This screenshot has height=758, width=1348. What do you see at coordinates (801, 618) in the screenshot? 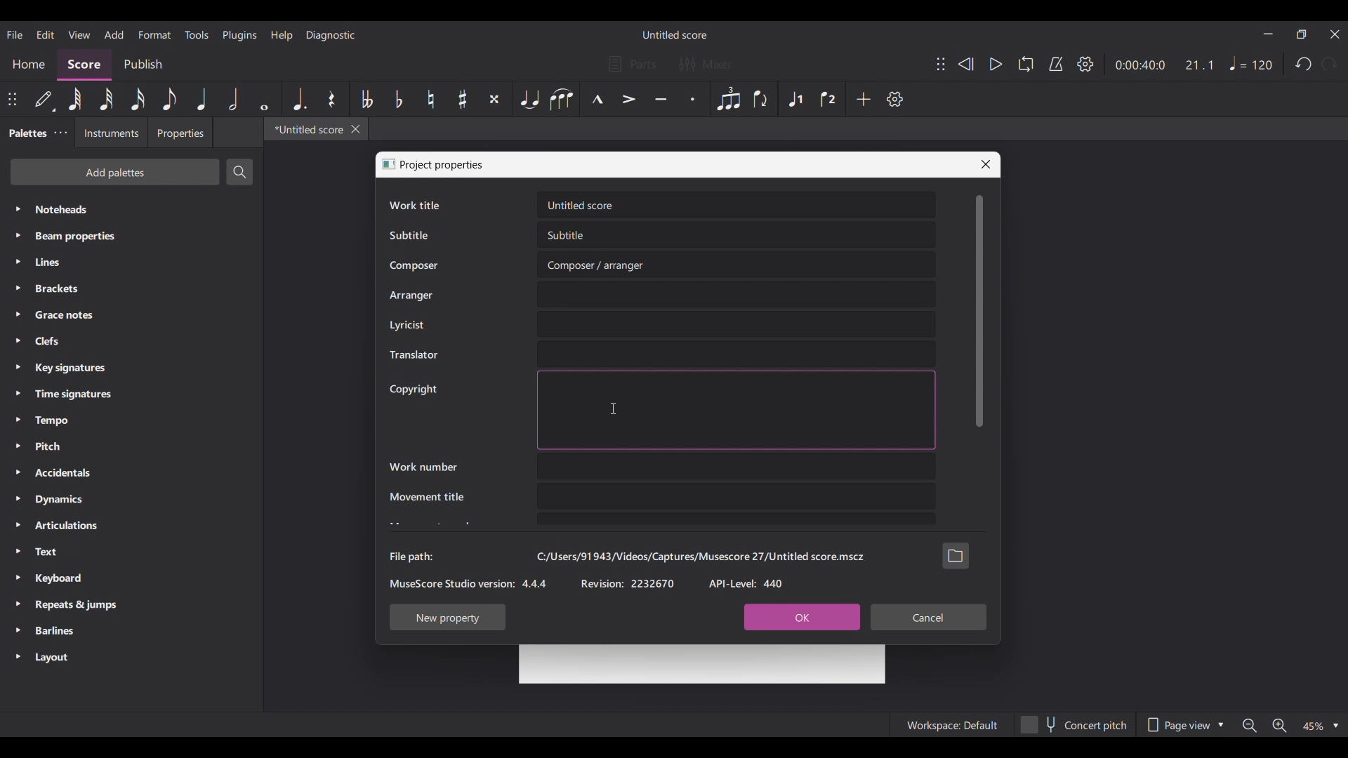
I see `OK` at bounding box center [801, 618].